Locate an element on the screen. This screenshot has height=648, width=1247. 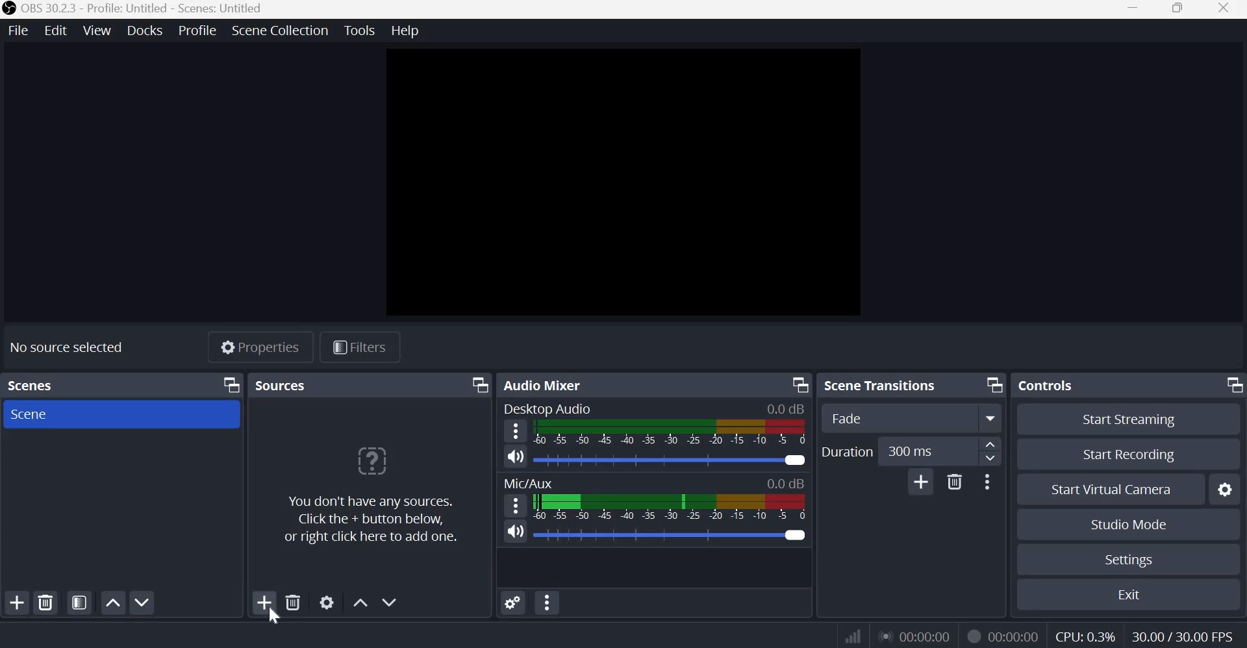
Move source(s) down is located at coordinates (391, 601).